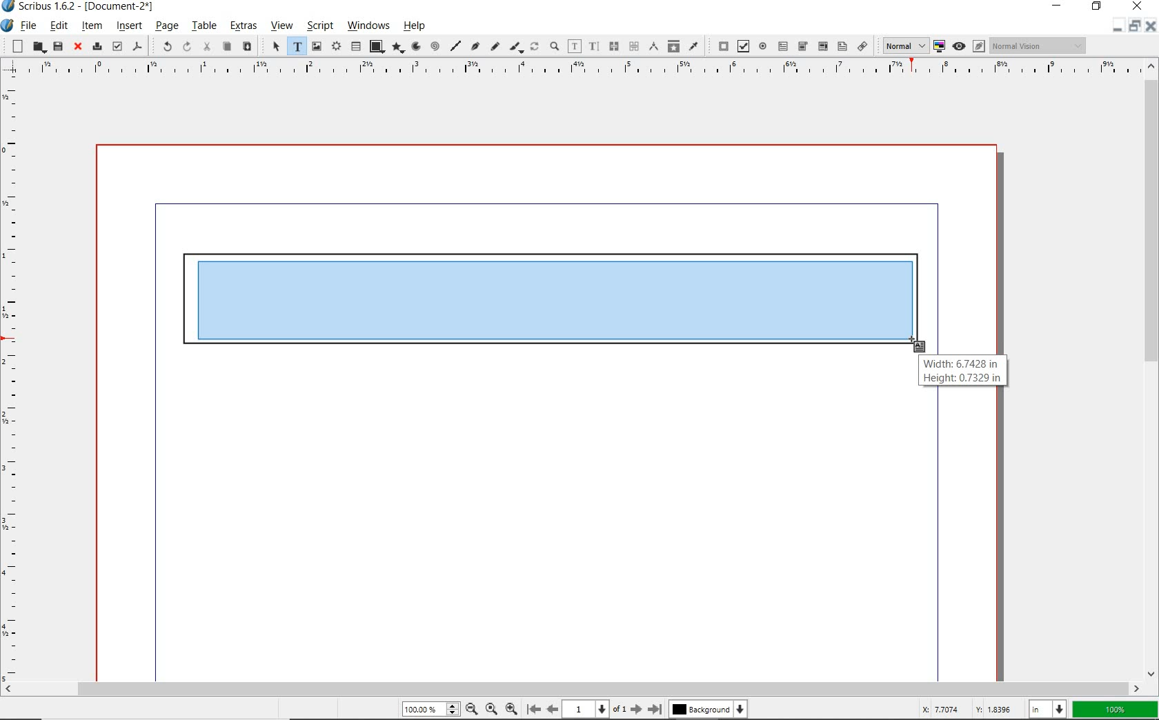  Describe the element at coordinates (1152, 369) in the screenshot. I see `scrollbar` at that location.